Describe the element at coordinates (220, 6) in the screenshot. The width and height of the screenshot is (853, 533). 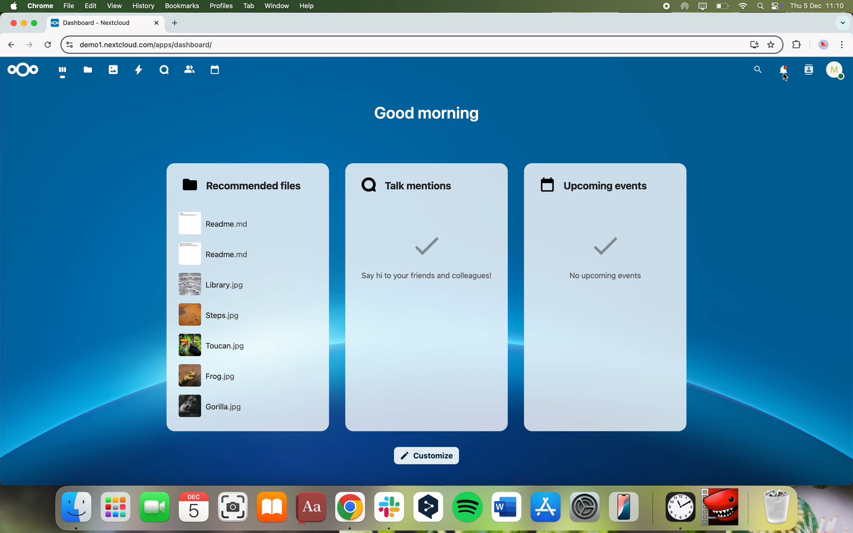
I see `profiles` at that location.